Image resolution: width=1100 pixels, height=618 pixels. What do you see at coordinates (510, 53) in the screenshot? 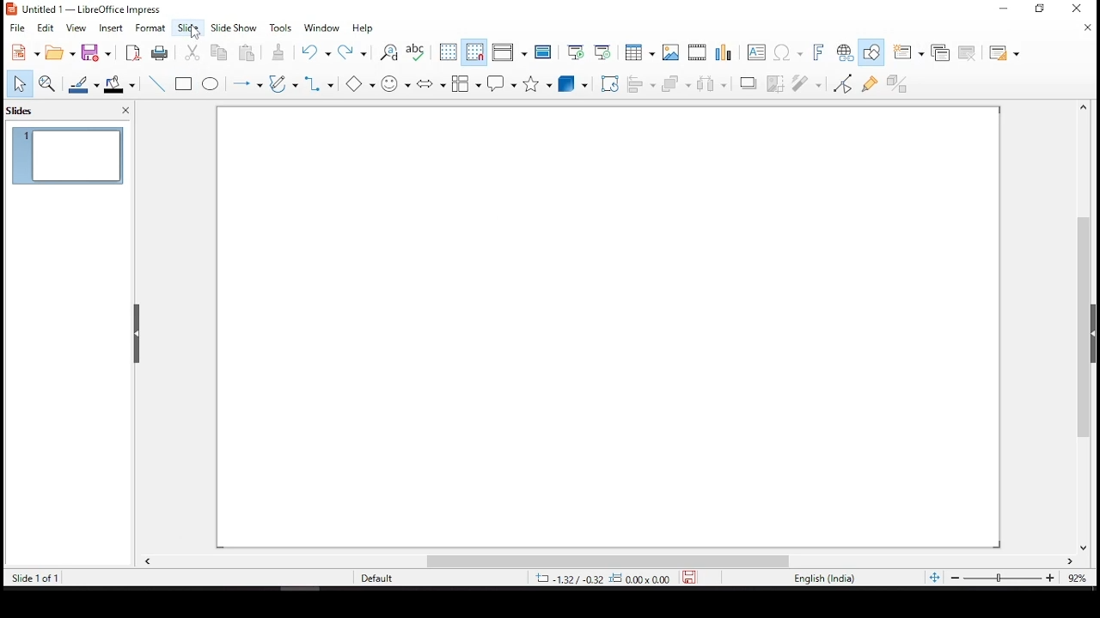
I see `display views` at bounding box center [510, 53].